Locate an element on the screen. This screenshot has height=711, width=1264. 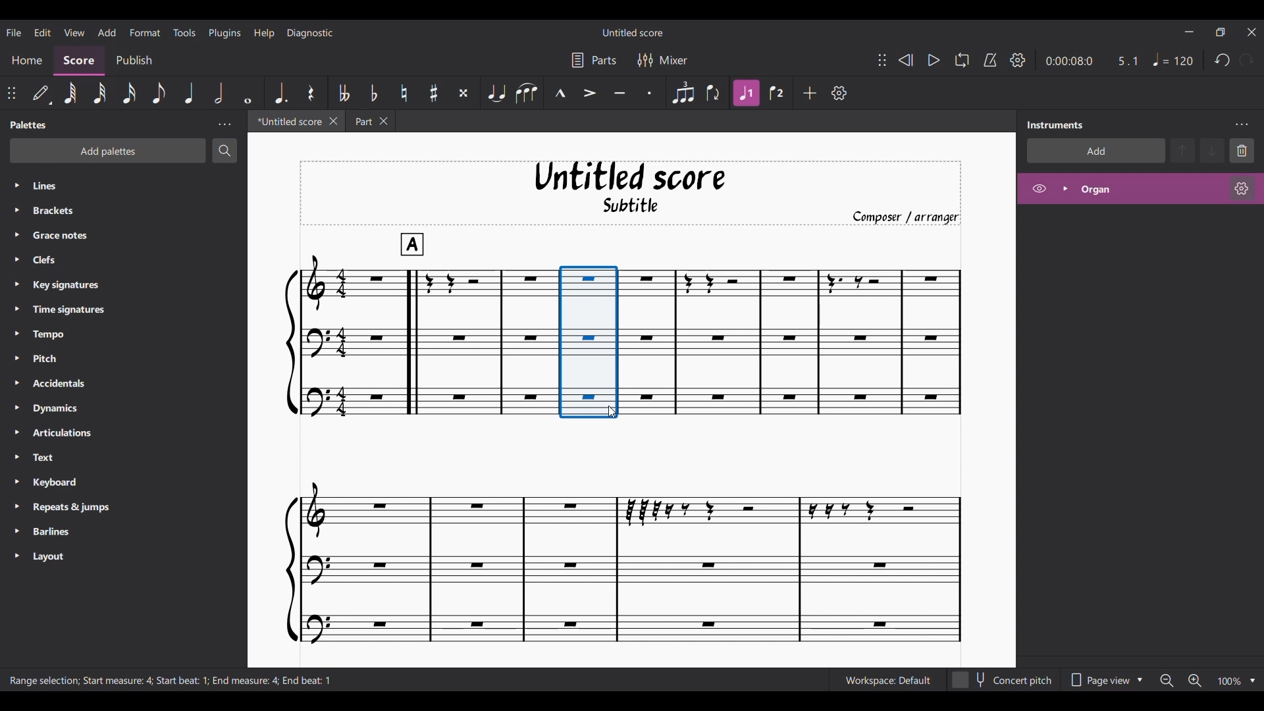
Name of current score is located at coordinates (633, 32).